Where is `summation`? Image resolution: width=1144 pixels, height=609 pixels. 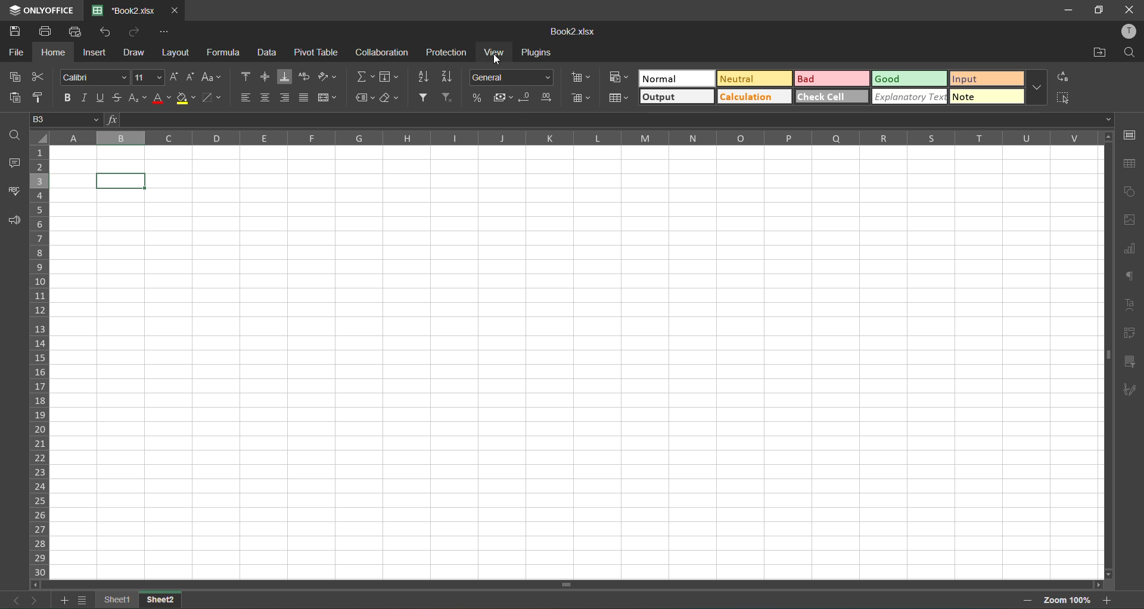
summation is located at coordinates (363, 77).